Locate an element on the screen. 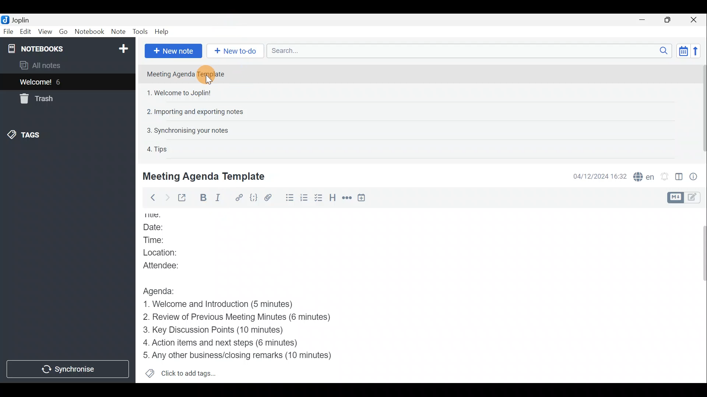  Note properties is located at coordinates (696, 176).